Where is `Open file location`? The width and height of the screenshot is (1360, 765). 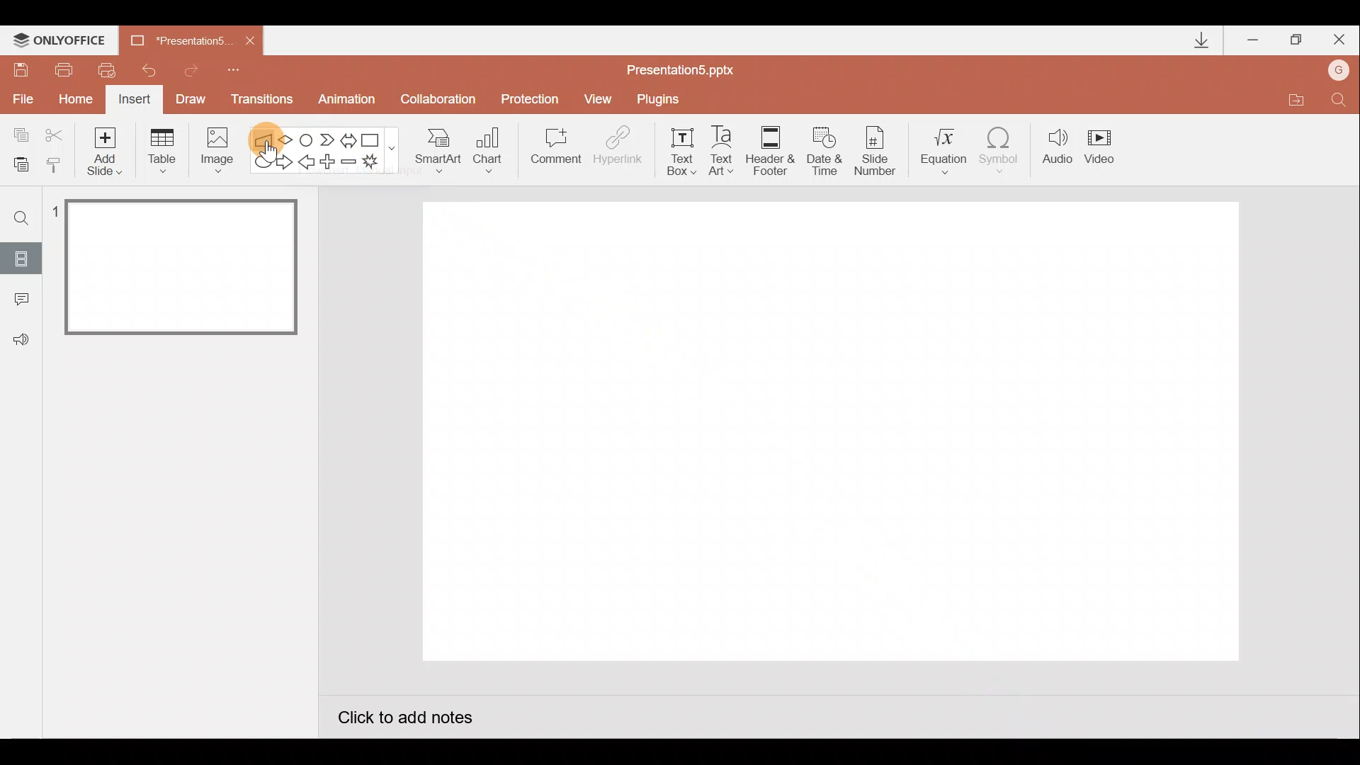 Open file location is located at coordinates (1296, 102).